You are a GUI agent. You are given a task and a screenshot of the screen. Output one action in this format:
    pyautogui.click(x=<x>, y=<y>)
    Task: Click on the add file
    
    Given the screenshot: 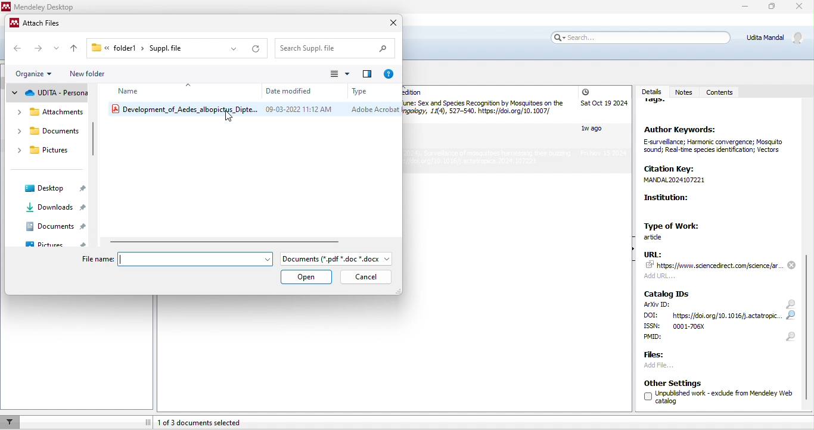 What is the action you would take?
    pyautogui.click(x=674, y=367)
    